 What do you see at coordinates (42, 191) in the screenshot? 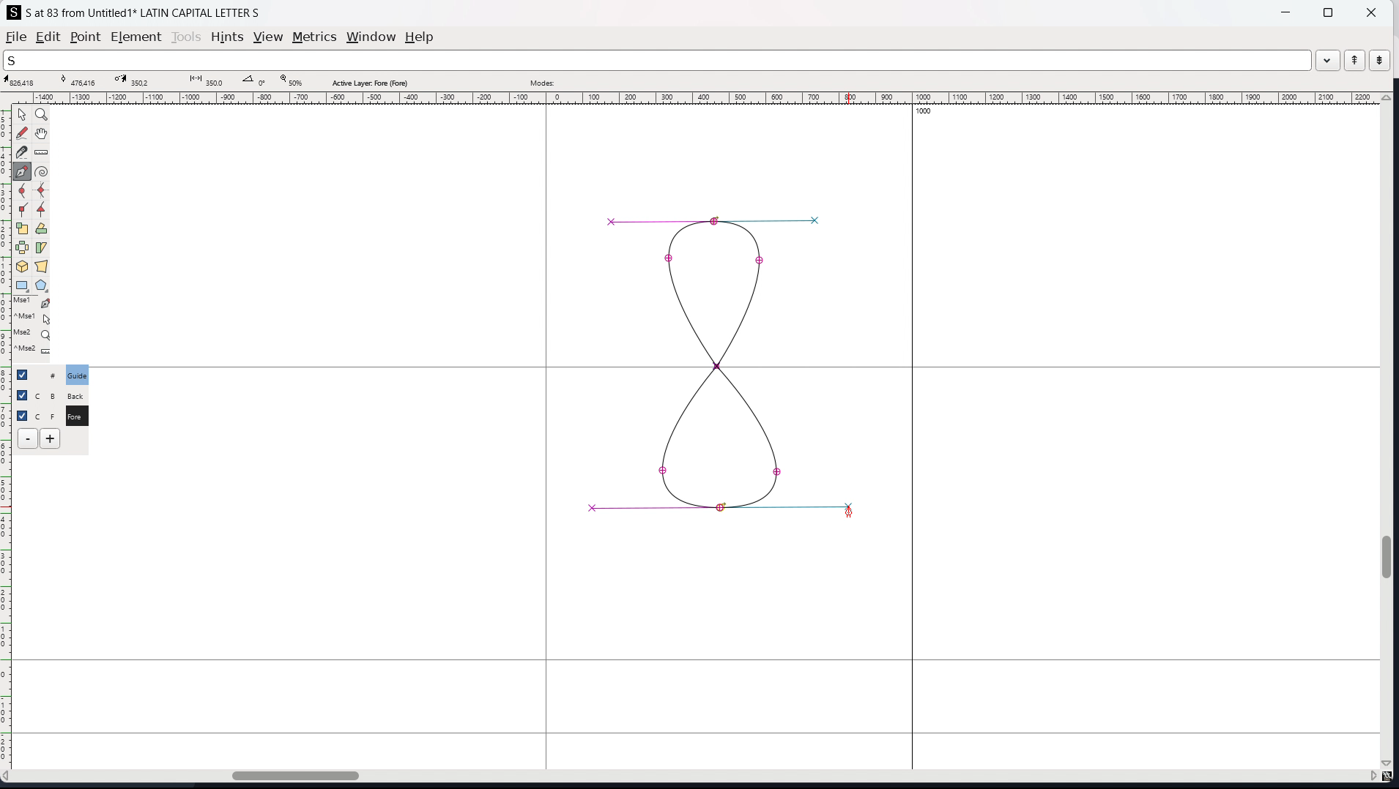
I see `add a curve point always either vertically or horizontally` at bounding box center [42, 191].